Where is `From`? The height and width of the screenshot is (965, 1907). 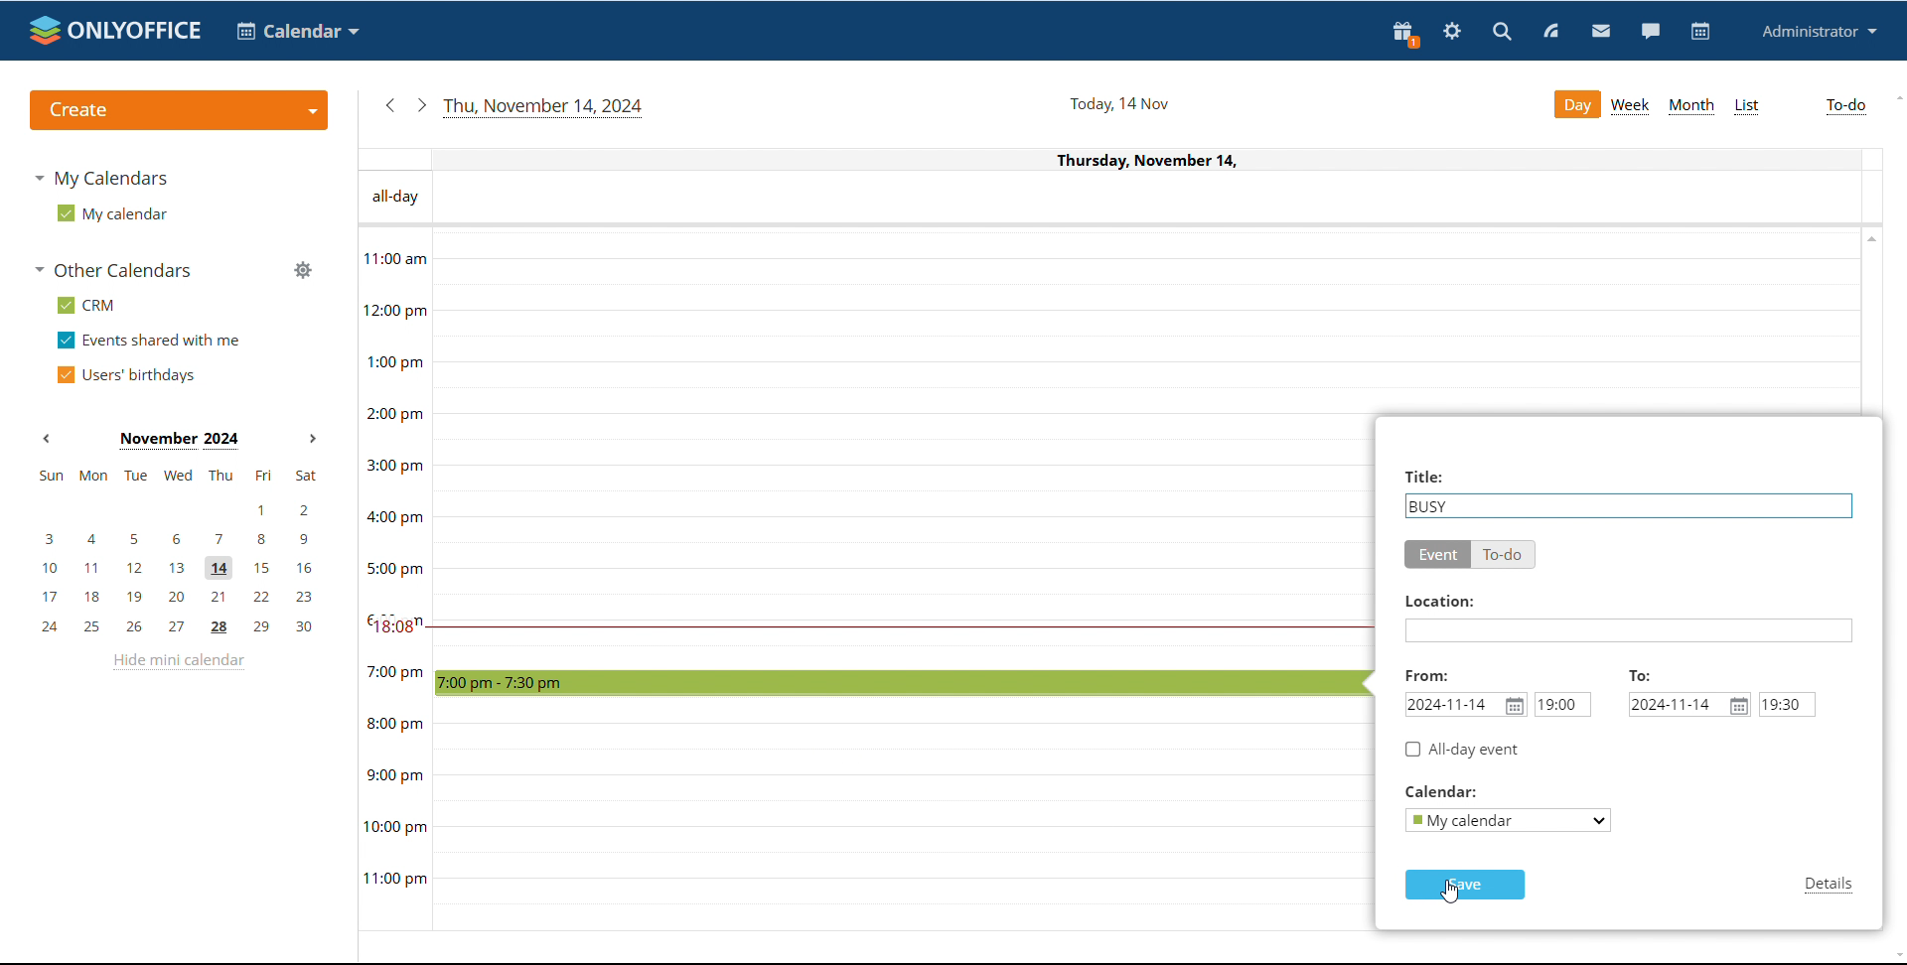
From is located at coordinates (1428, 675).